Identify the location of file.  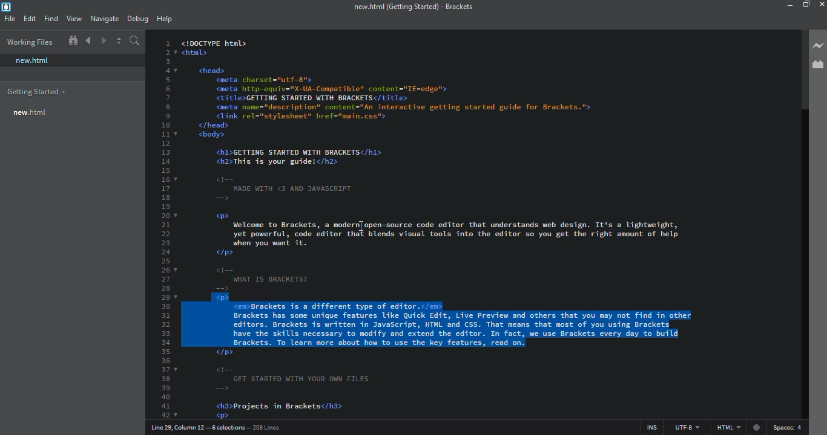
(10, 18).